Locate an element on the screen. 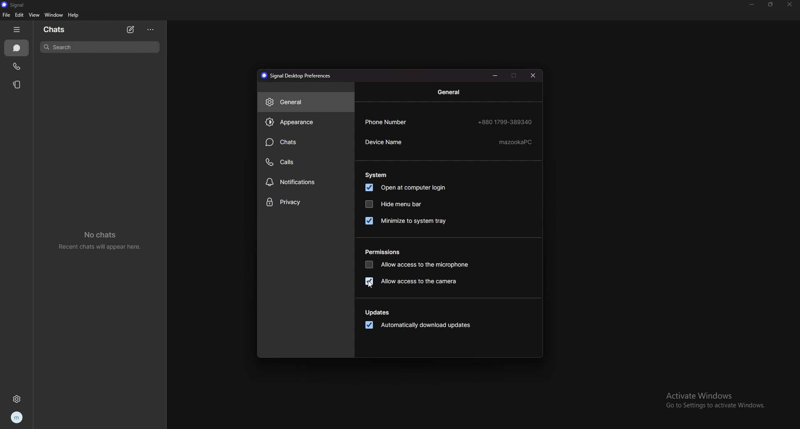 The image size is (800, 429). file is located at coordinates (6, 15).